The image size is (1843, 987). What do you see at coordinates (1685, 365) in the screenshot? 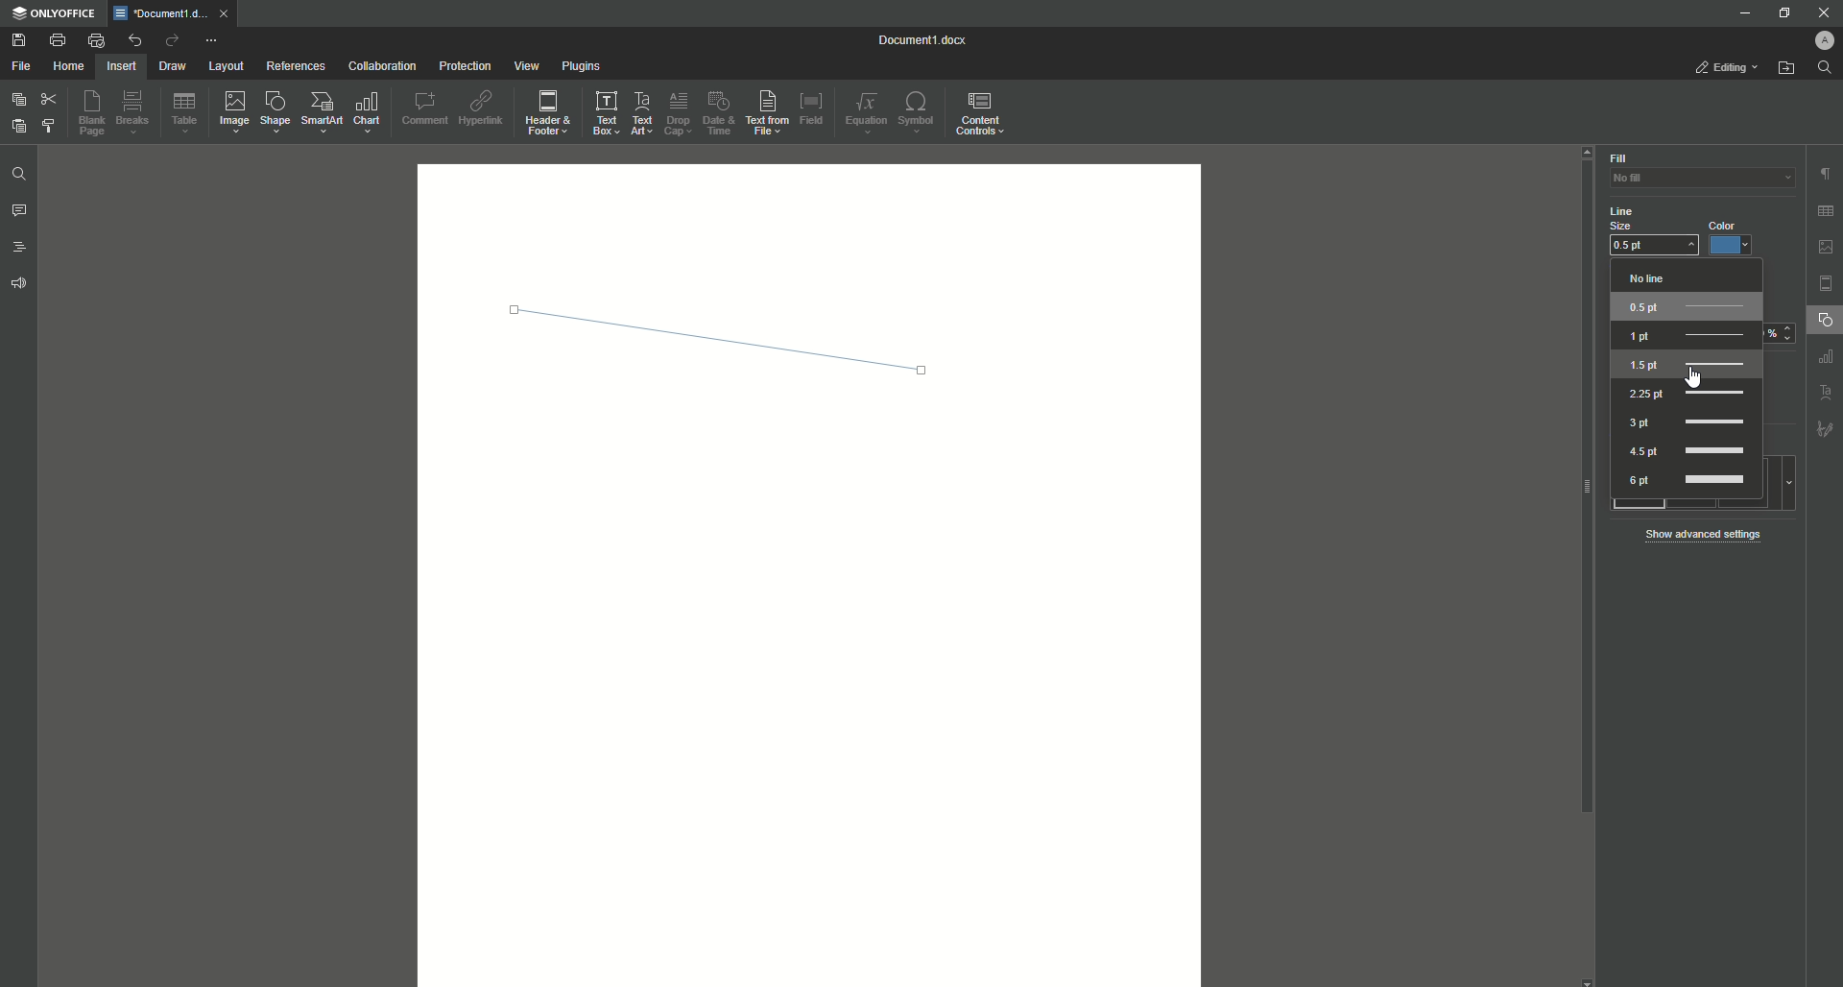
I see `1.5 pt` at bounding box center [1685, 365].